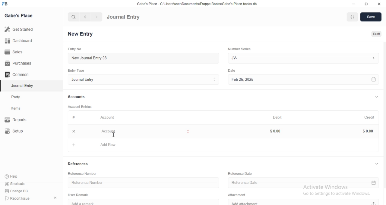  What do you see at coordinates (236, 195) in the screenshot?
I see `Attachment` at bounding box center [236, 195].